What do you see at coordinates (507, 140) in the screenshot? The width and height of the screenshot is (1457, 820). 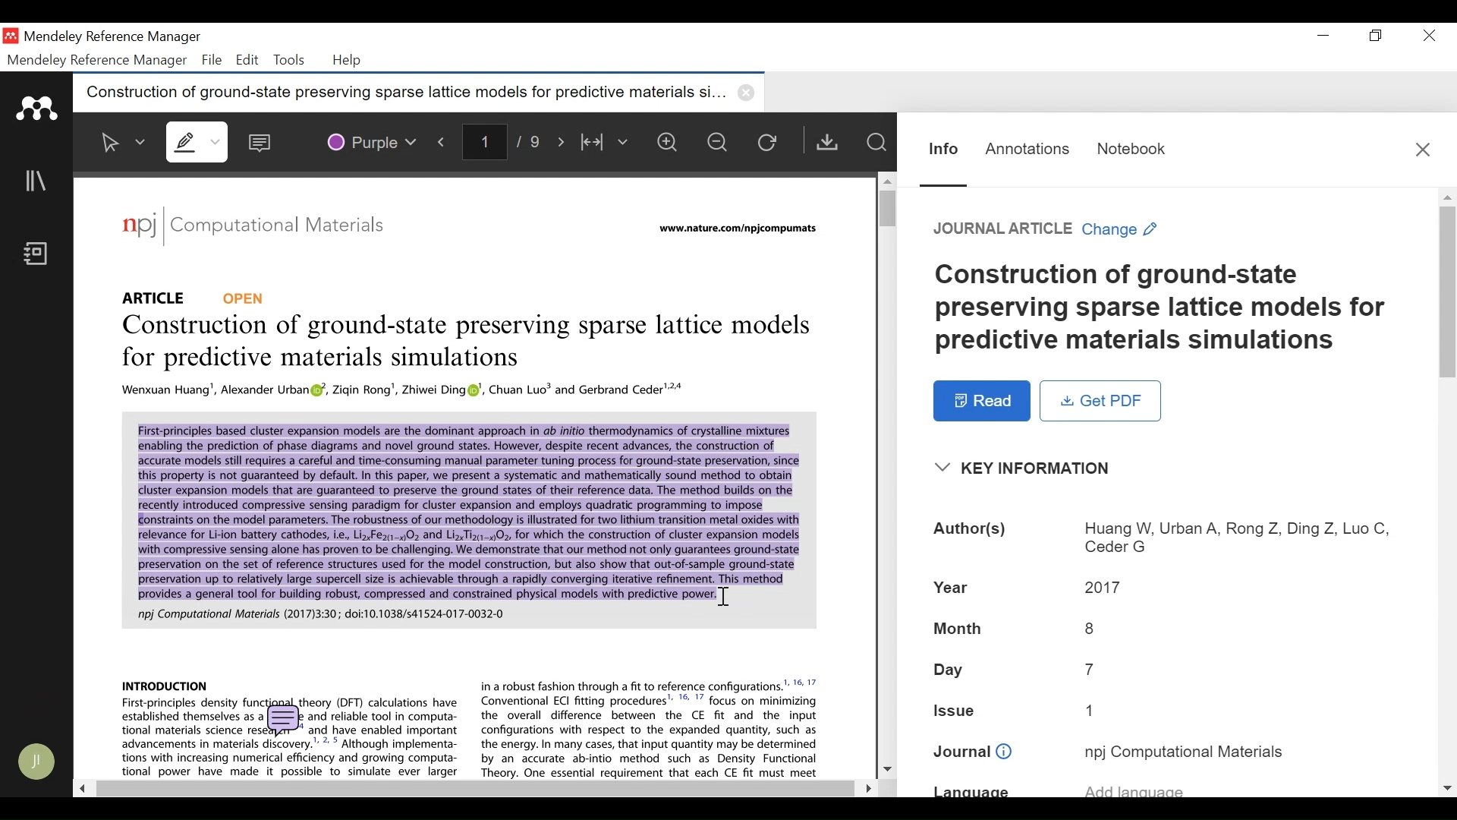 I see `page number/total number of pages` at bounding box center [507, 140].